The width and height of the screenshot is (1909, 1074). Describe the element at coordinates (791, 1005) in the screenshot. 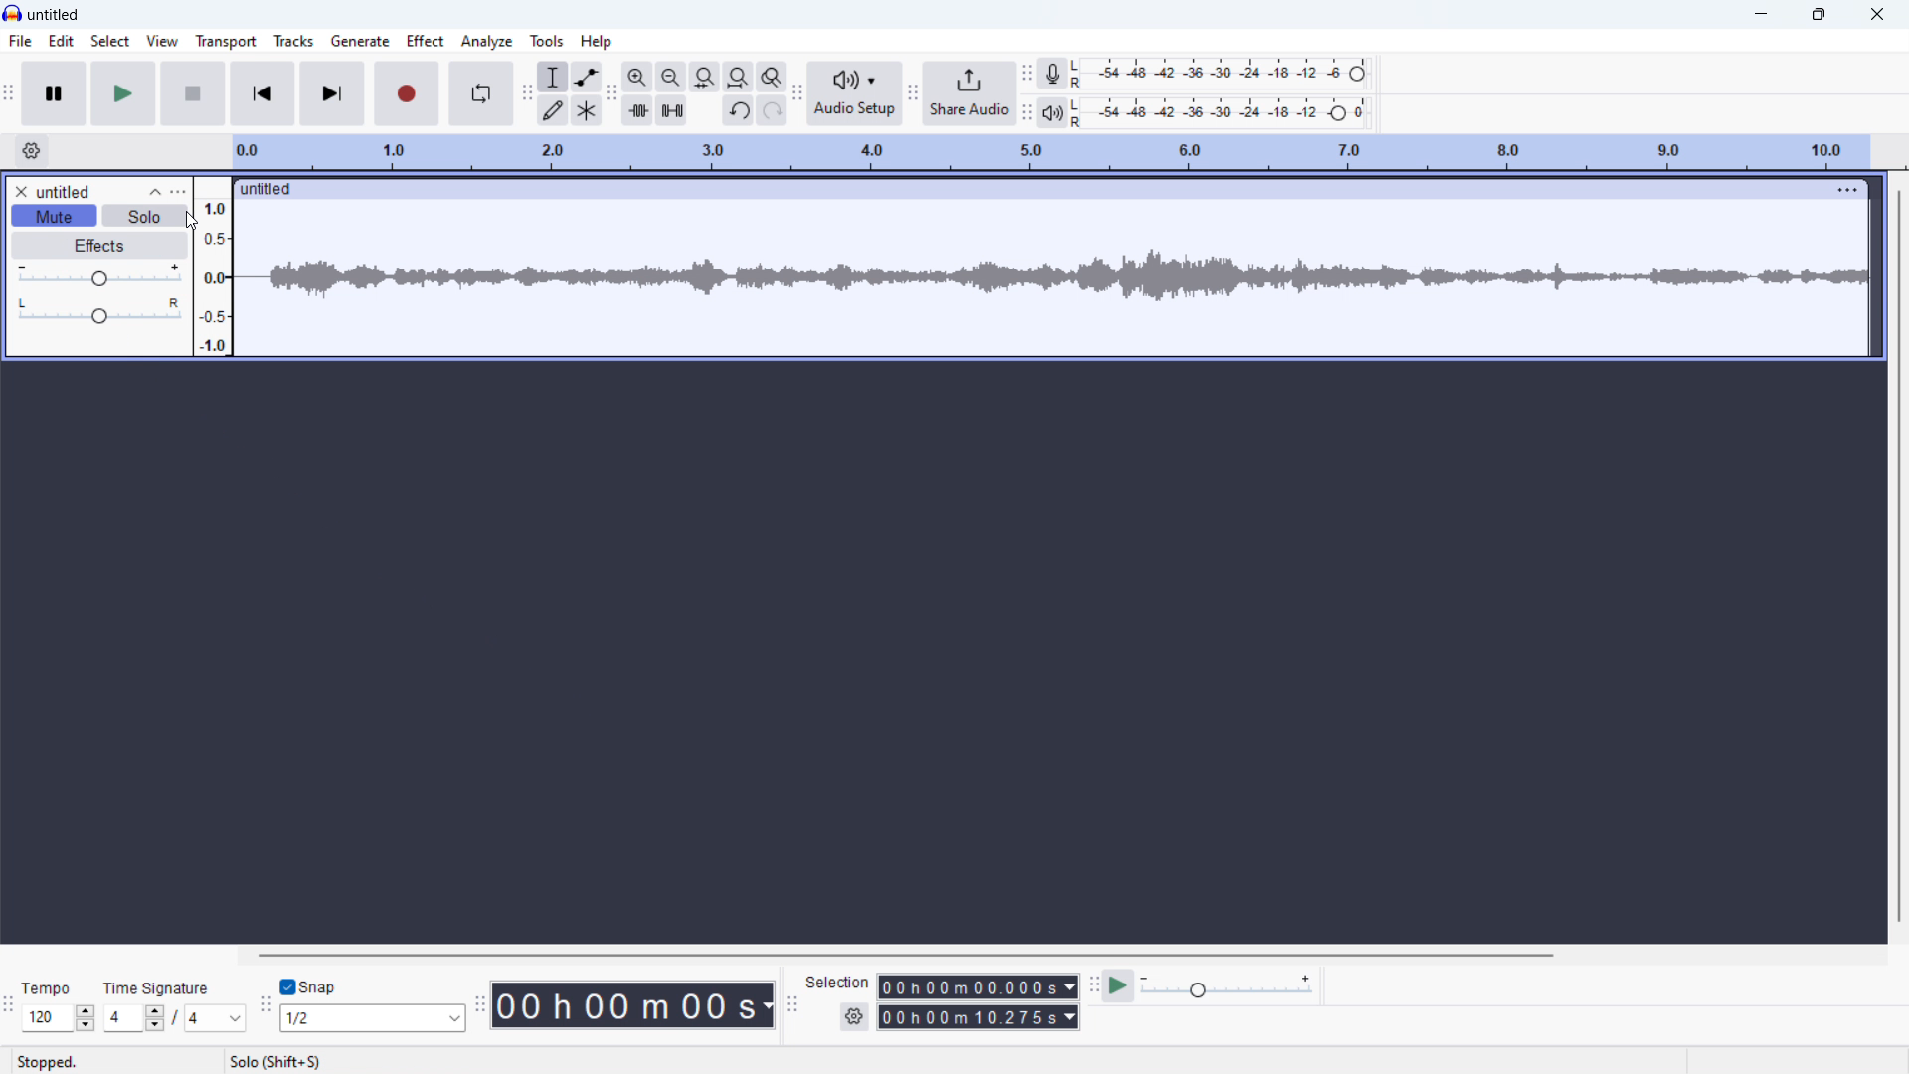

I see `selection toolbar` at that location.